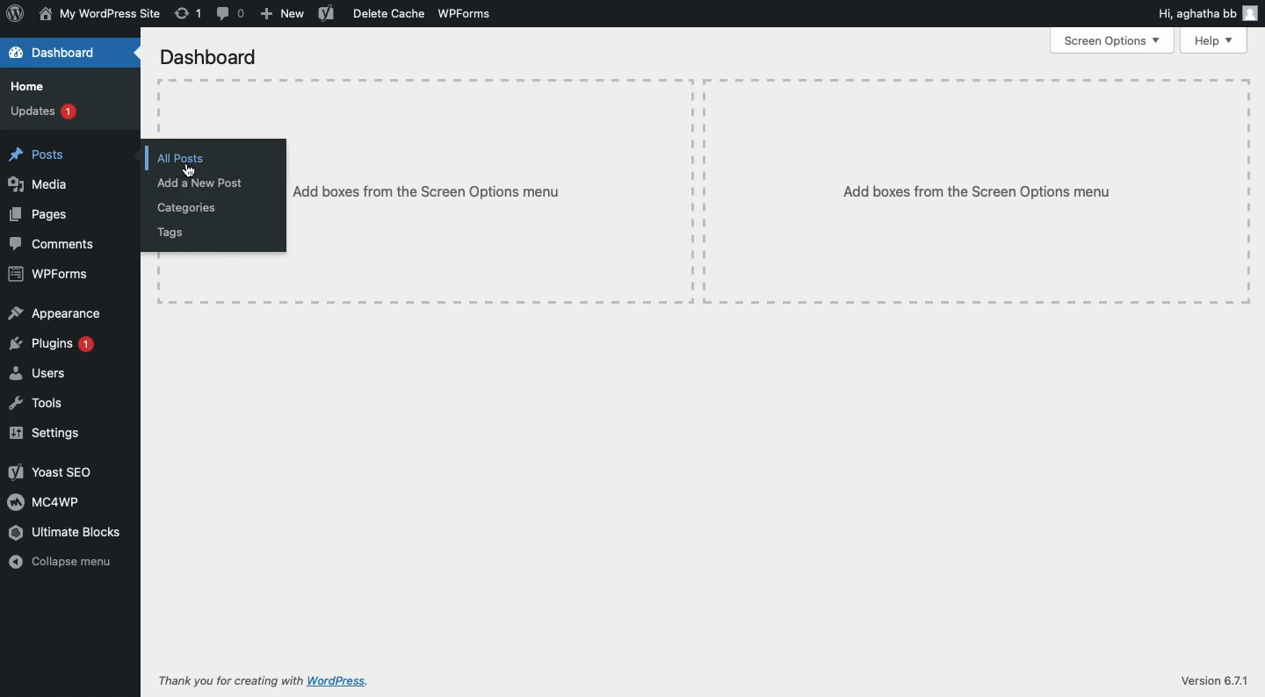  I want to click on Dashboard, so click(209, 55).